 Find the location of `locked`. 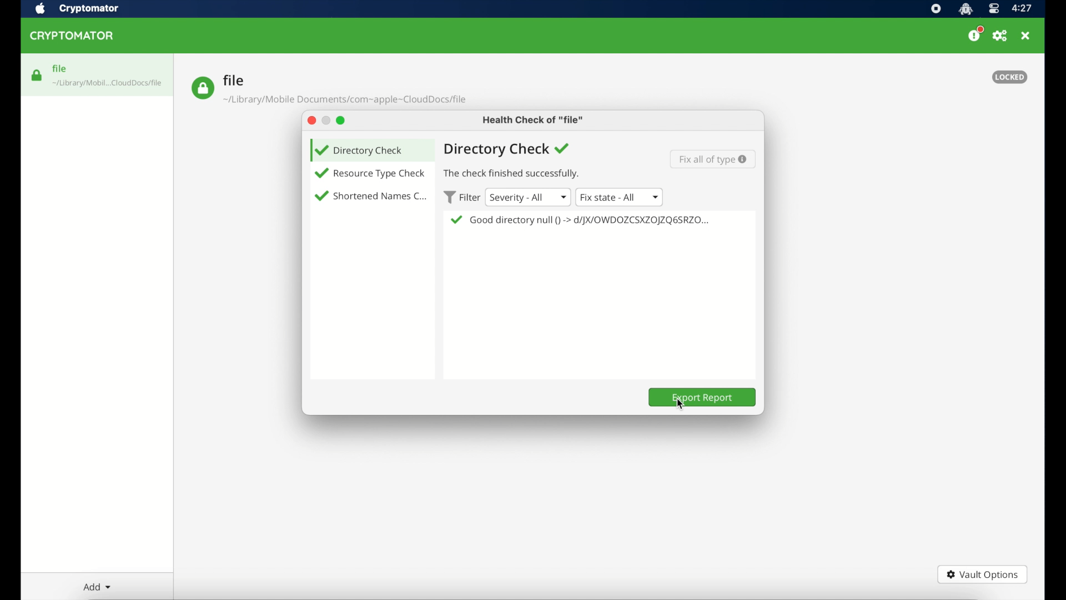

locked is located at coordinates (1010, 77).